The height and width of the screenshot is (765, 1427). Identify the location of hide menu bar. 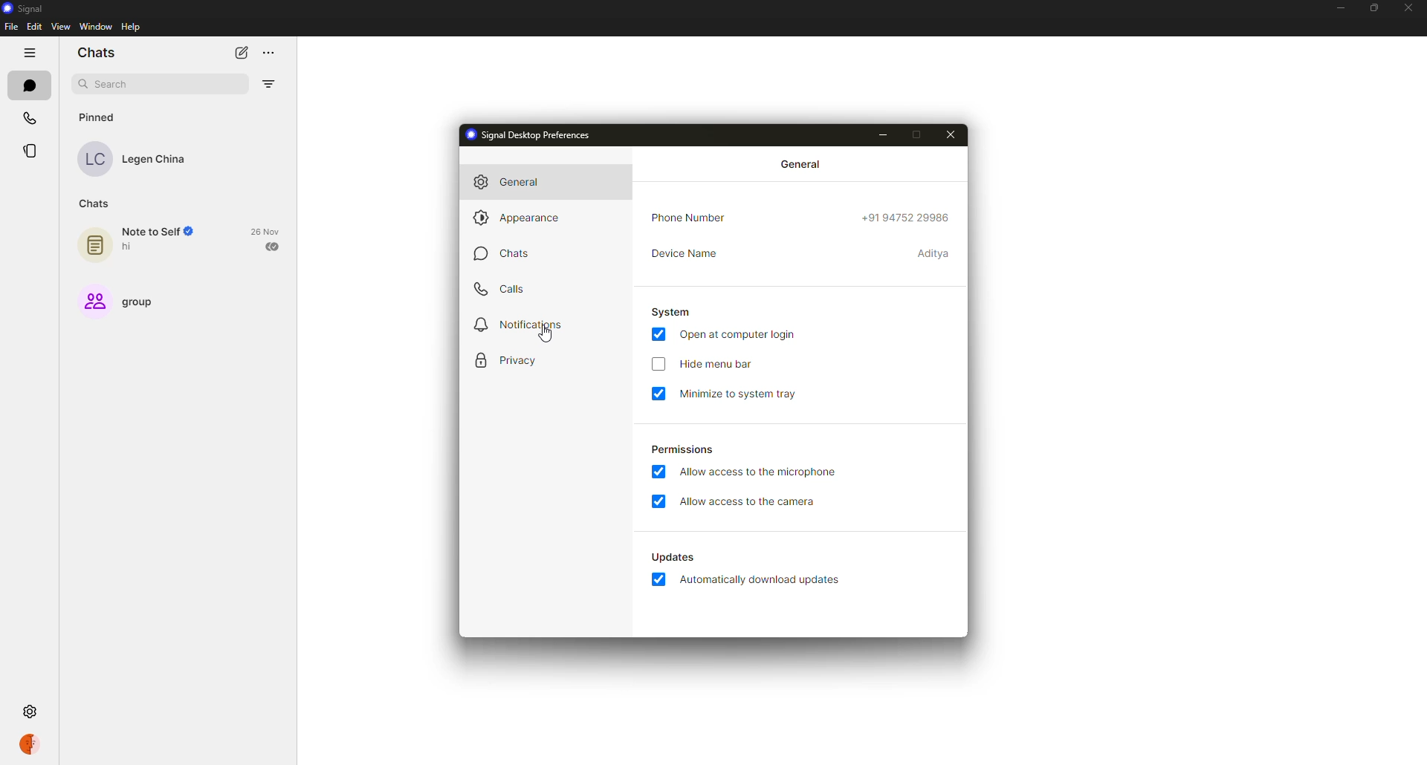
(718, 362).